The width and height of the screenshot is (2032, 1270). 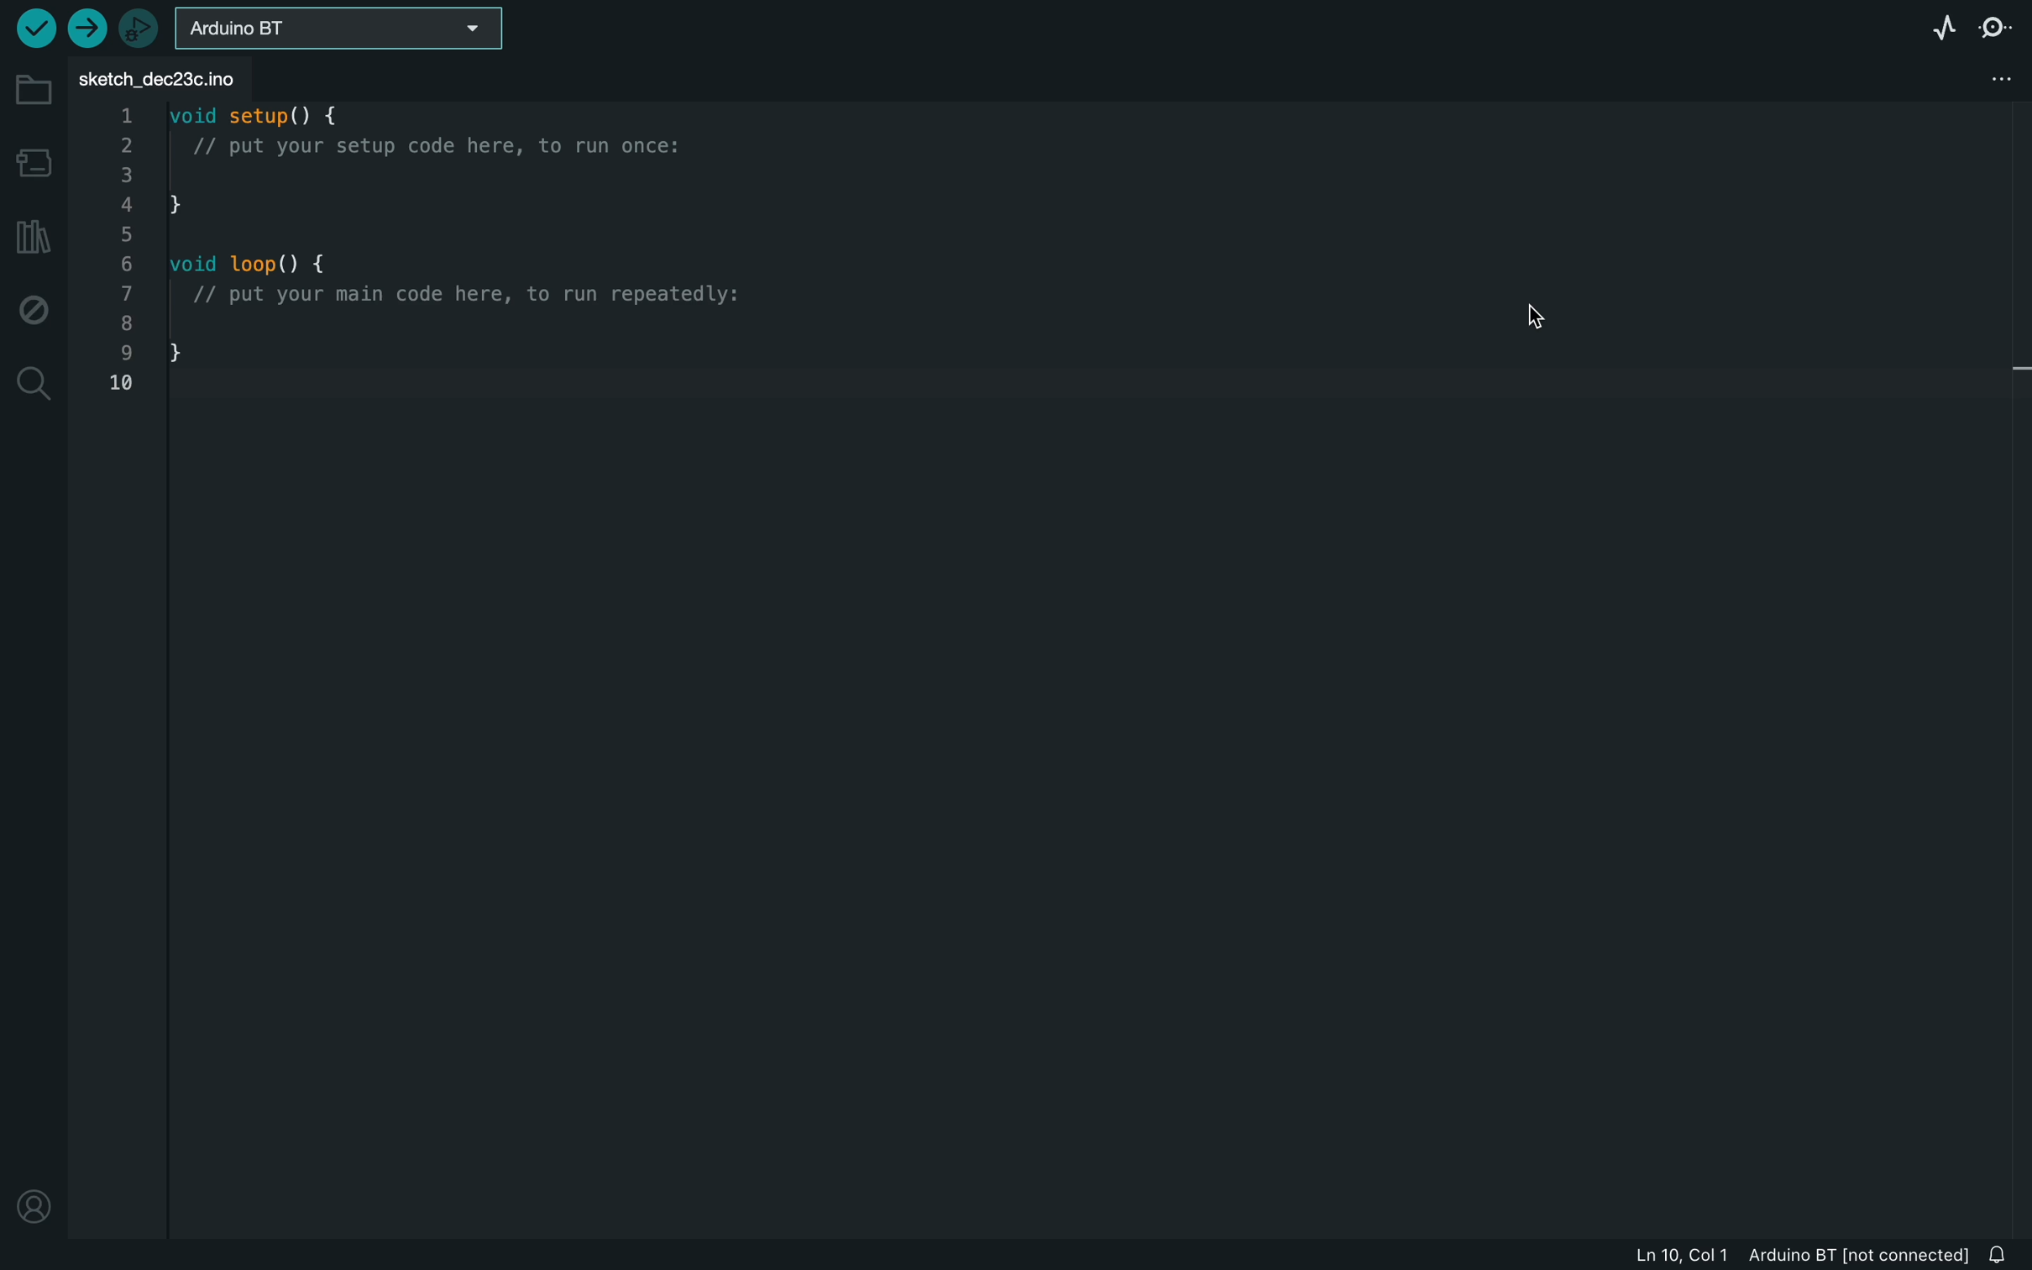 What do you see at coordinates (1532, 311) in the screenshot?
I see `cursor` at bounding box center [1532, 311].